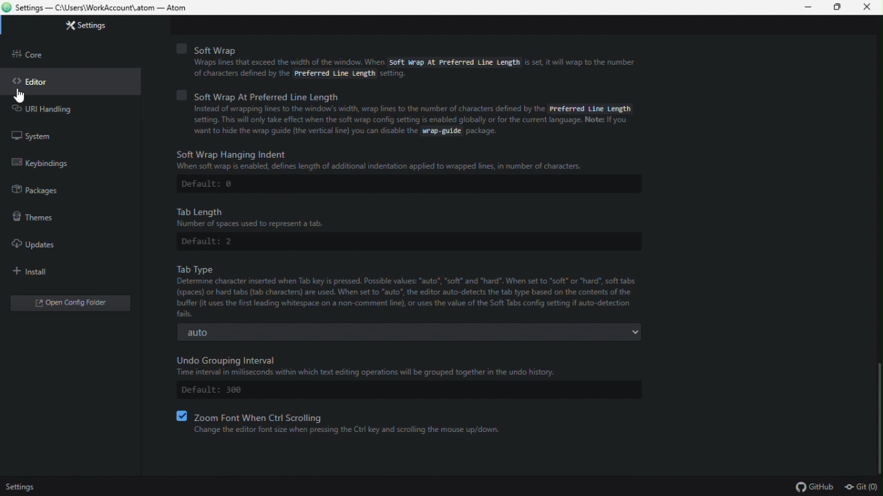  What do you see at coordinates (38, 219) in the screenshot?
I see `Themes` at bounding box center [38, 219].